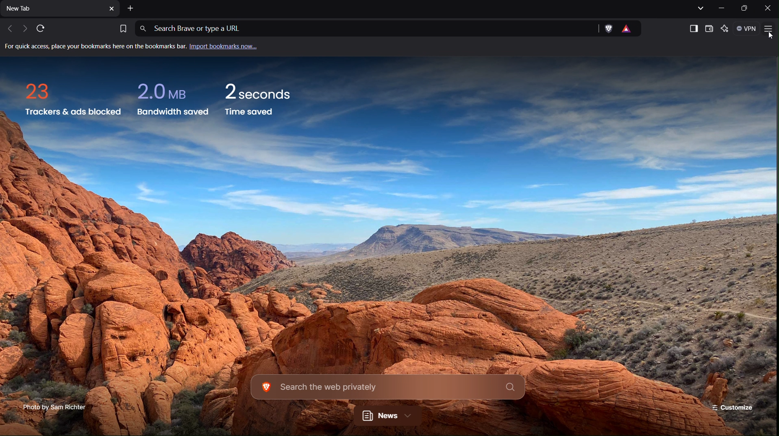 Image resolution: width=779 pixels, height=436 pixels. What do you see at coordinates (720, 8) in the screenshot?
I see `Minimize` at bounding box center [720, 8].